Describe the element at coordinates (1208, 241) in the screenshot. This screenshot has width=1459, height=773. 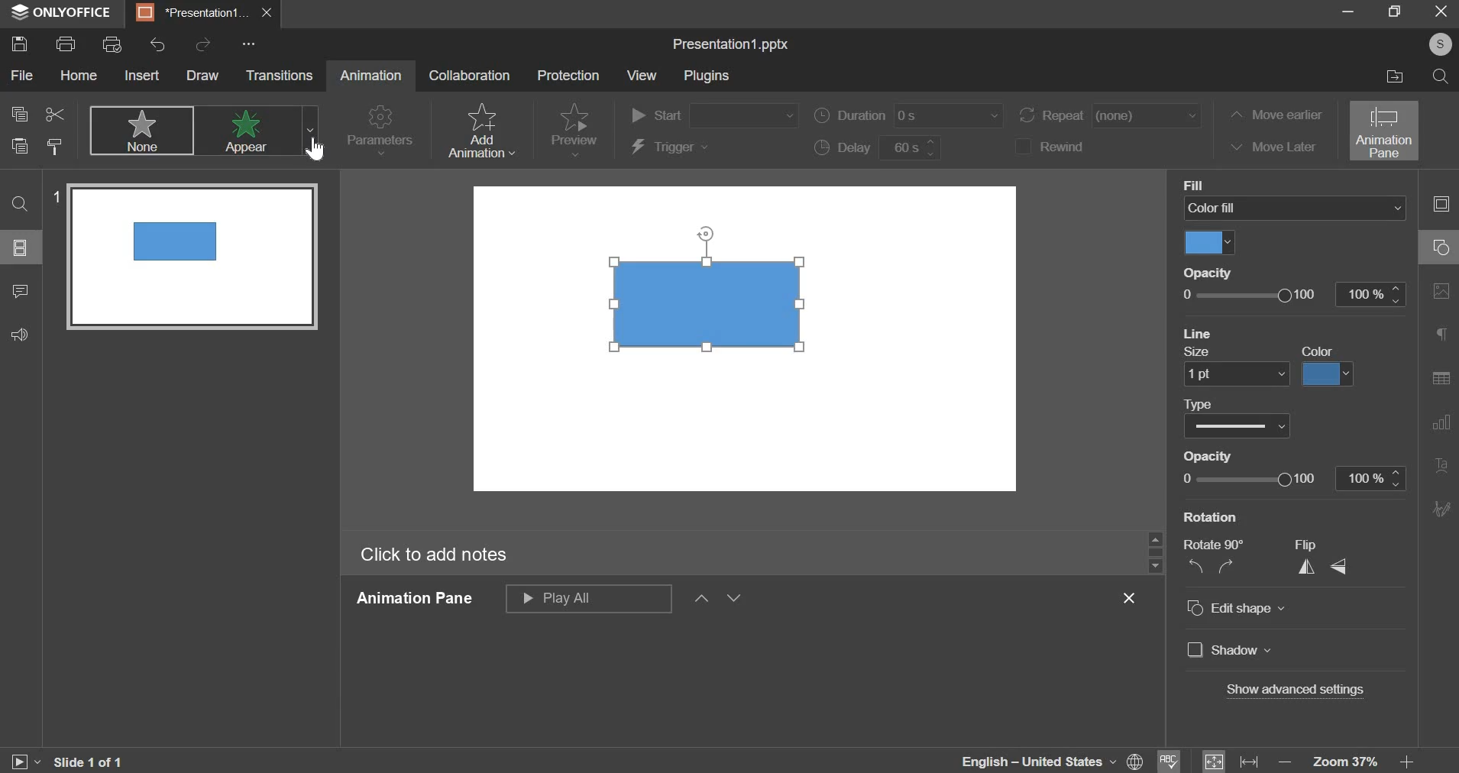
I see `color fill` at that location.